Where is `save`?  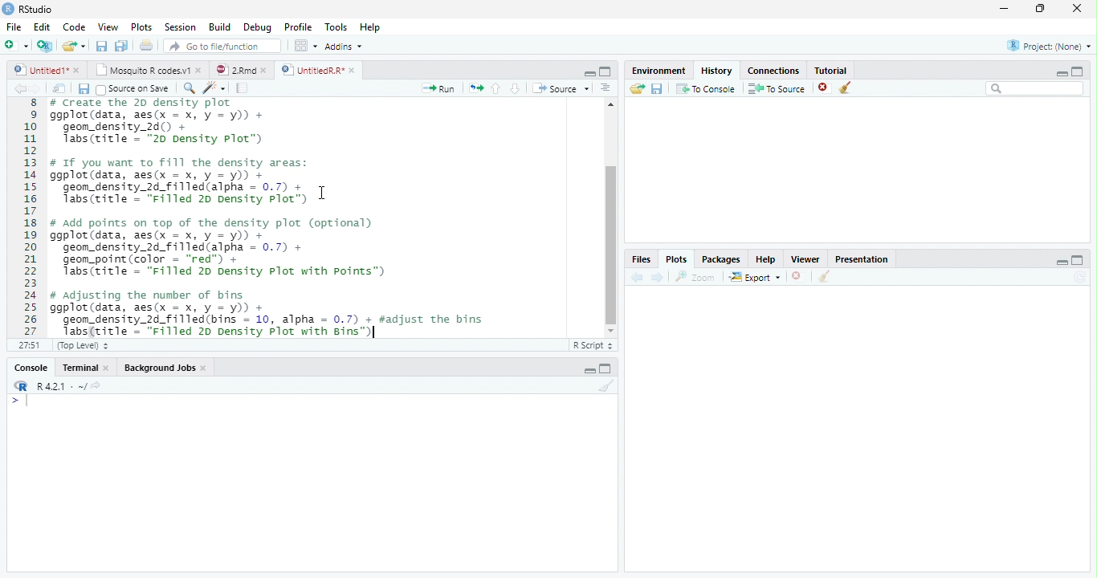
save is located at coordinates (84, 89).